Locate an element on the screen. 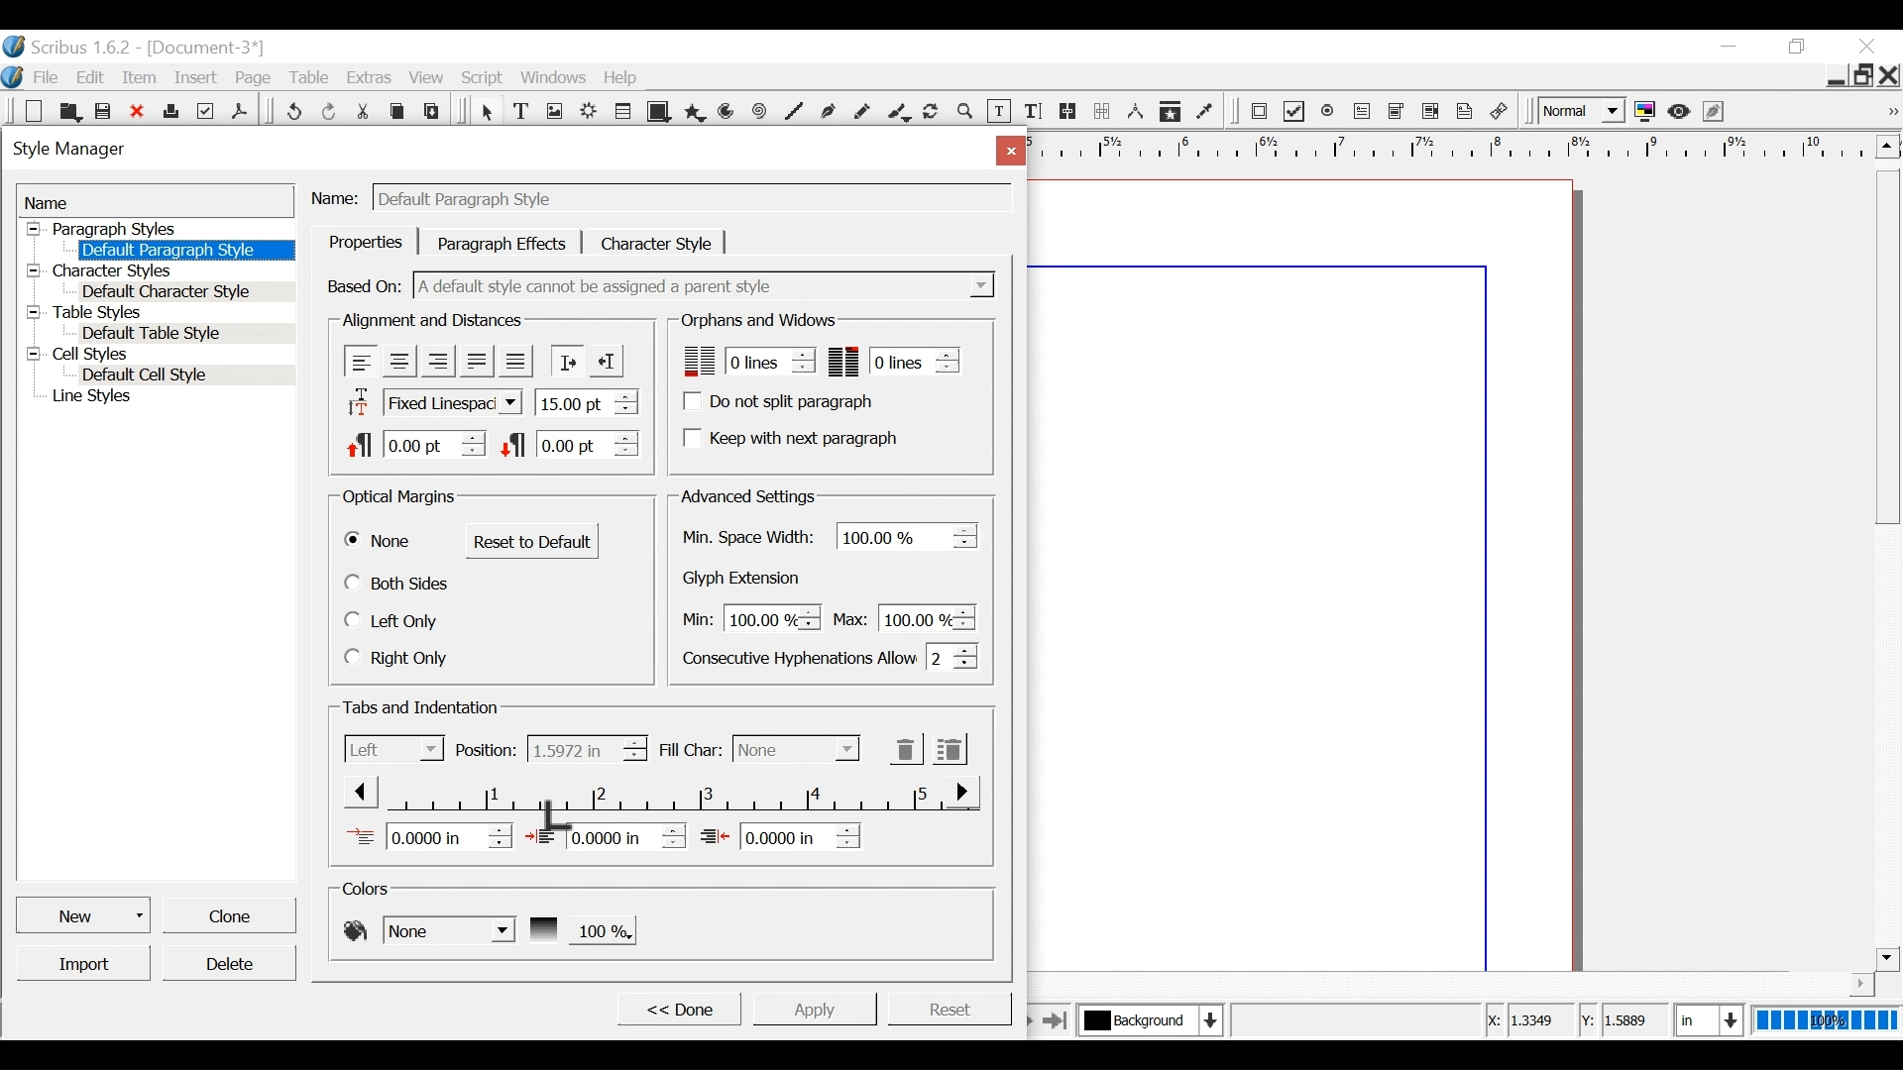 The width and height of the screenshot is (1903, 1070). Save as PDF is located at coordinates (241, 109).